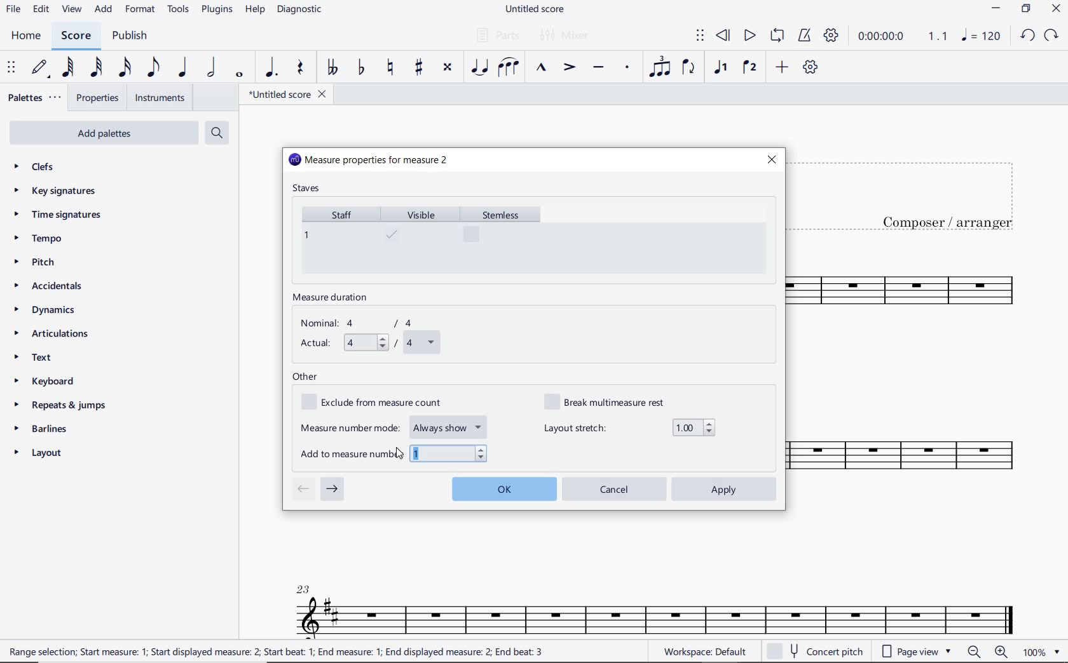 This screenshot has width=1068, height=663. I want to click on DYNAMICS, so click(51, 311).